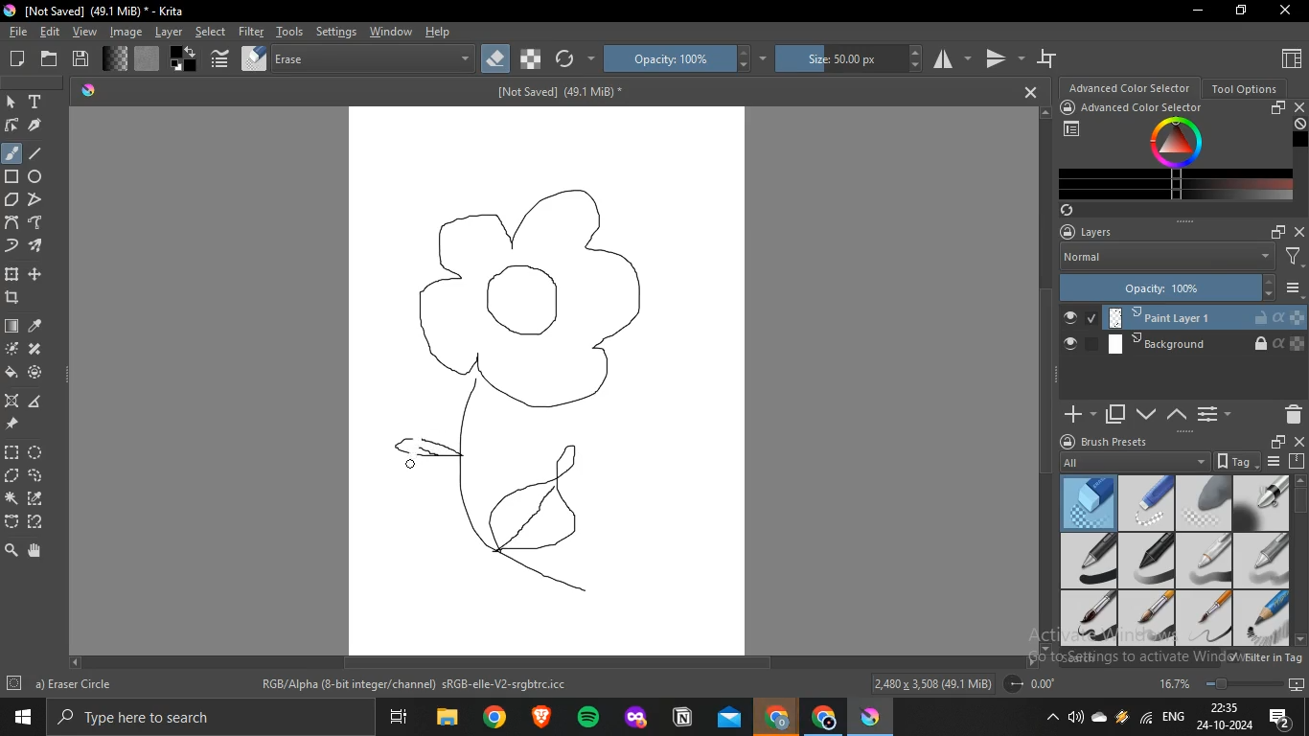 This screenshot has height=736, width=1309. What do you see at coordinates (35, 549) in the screenshot?
I see `pan tool` at bounding box center [35, 549].